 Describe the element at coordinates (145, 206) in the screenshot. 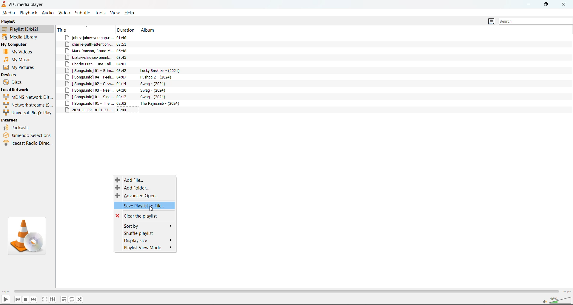

I see `save playlist to file` at that location.